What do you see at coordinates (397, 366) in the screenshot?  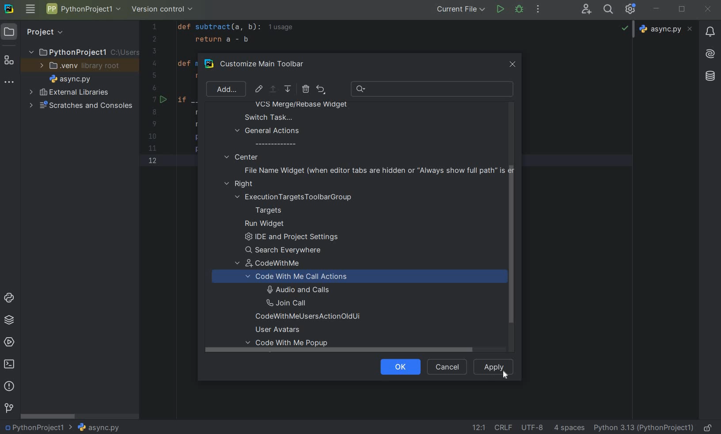 I see `ok` at bounding box center [397, 366].